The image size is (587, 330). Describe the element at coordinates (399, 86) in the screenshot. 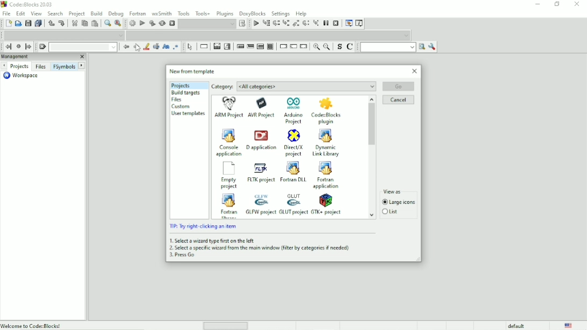

I see `Go` at that location.